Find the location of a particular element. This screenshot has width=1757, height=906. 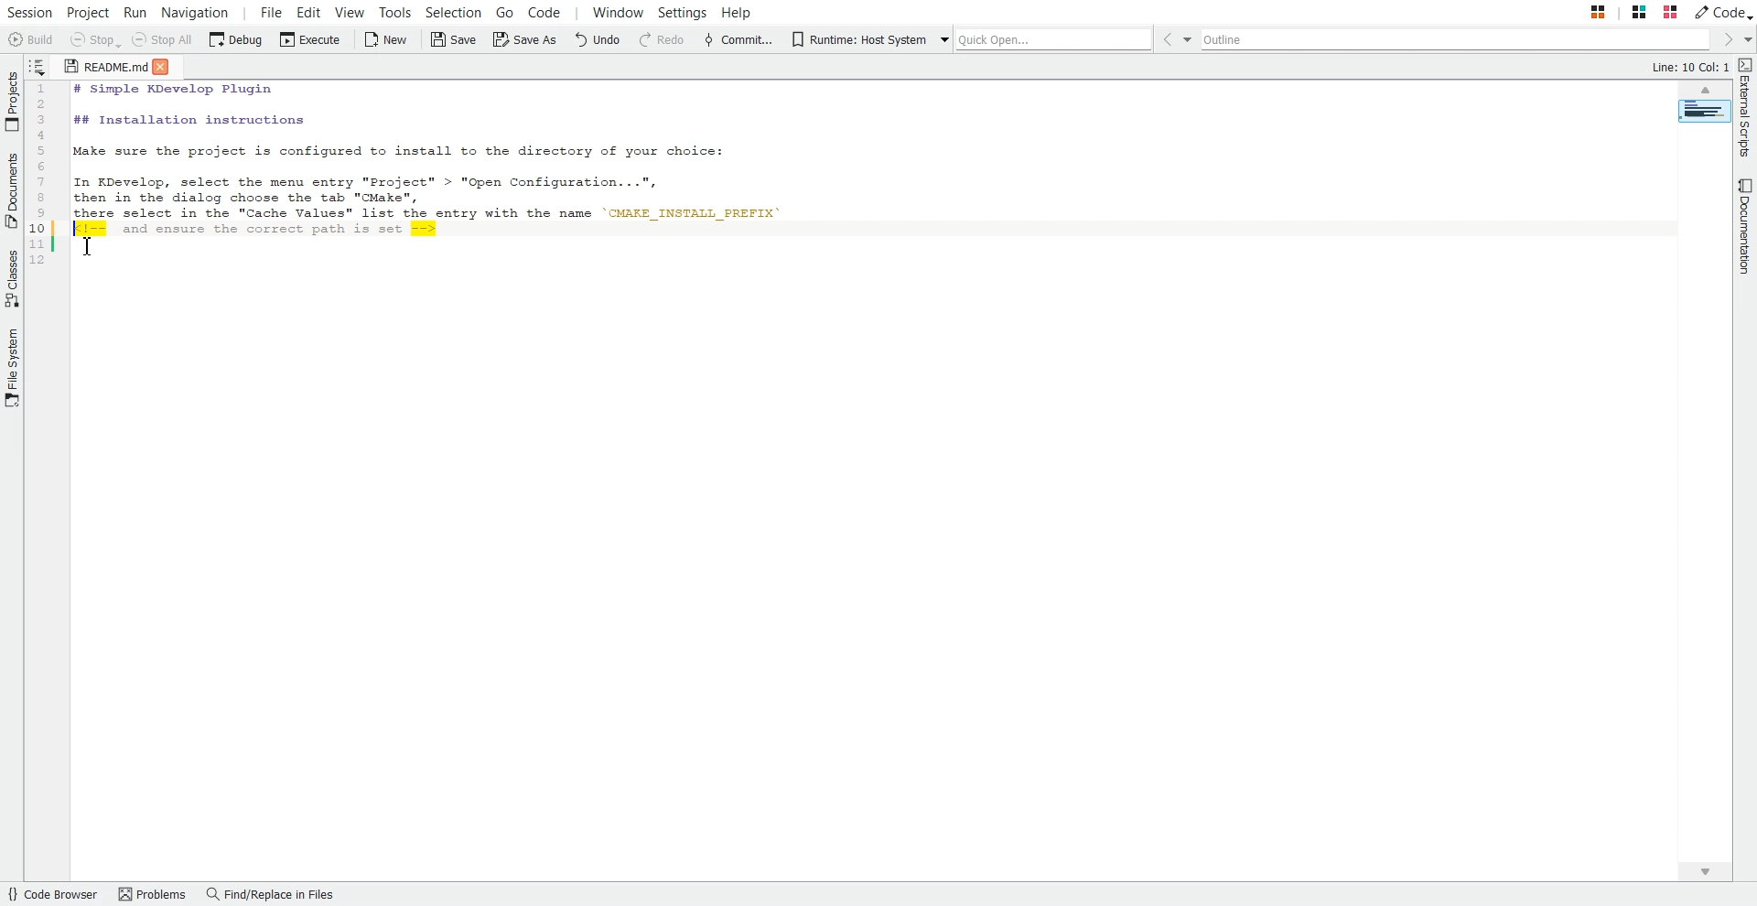

Edit is located at coordinates (309, 11).